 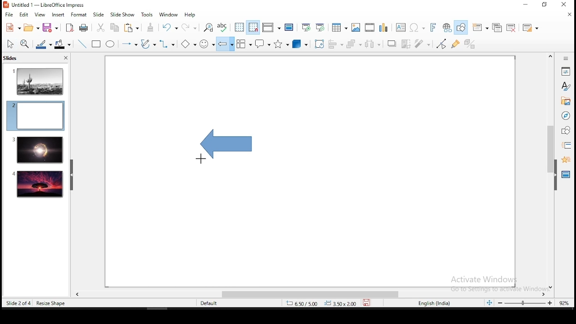 I want to click on rectangle, so click(x=97, y=45).